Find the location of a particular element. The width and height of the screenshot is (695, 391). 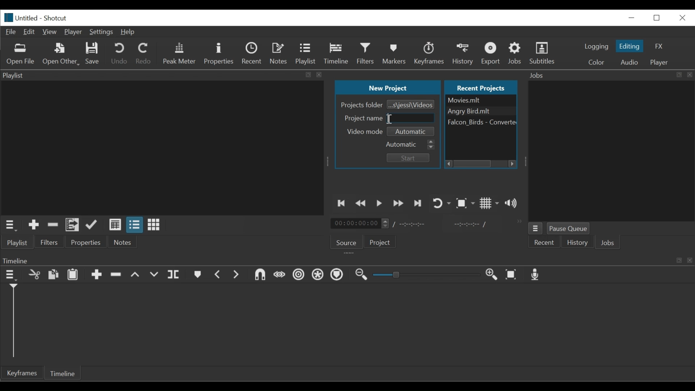

Video mode is located at coordinates (364, 132).